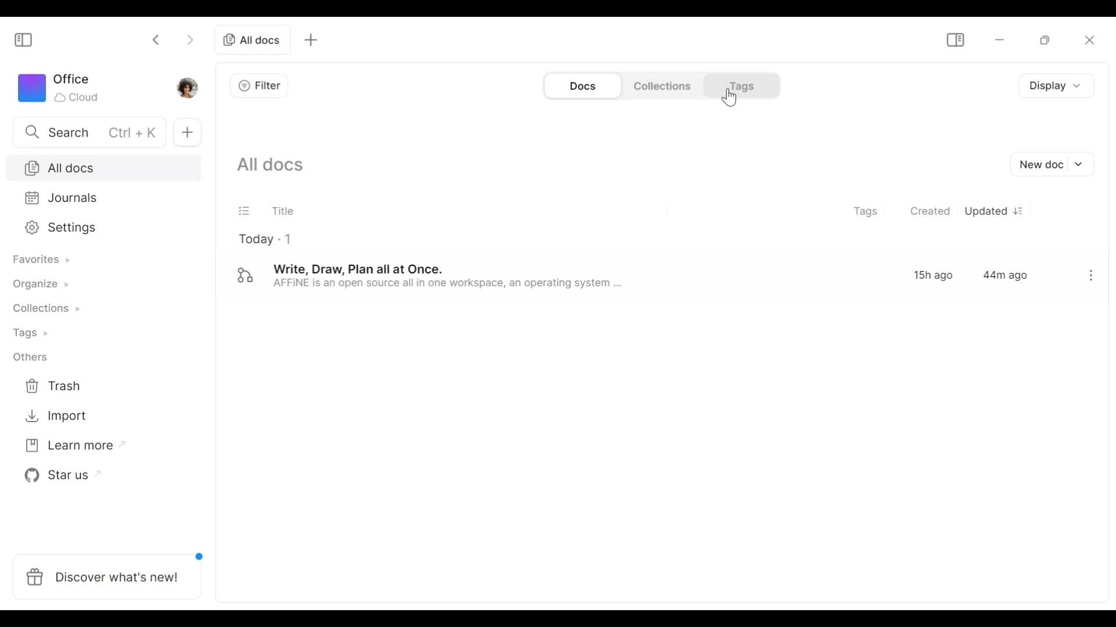  I want to click on Search, so click(84, 134).